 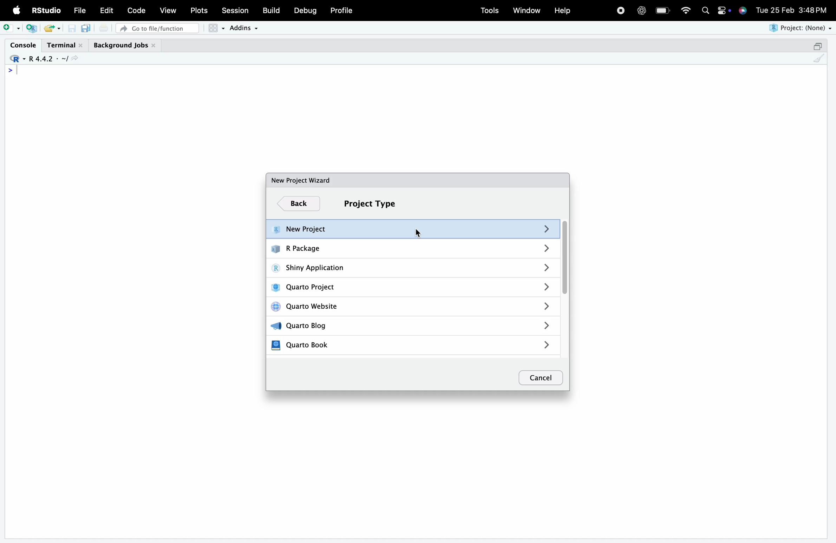 I want to click on Back, so click(x=299, y=204).